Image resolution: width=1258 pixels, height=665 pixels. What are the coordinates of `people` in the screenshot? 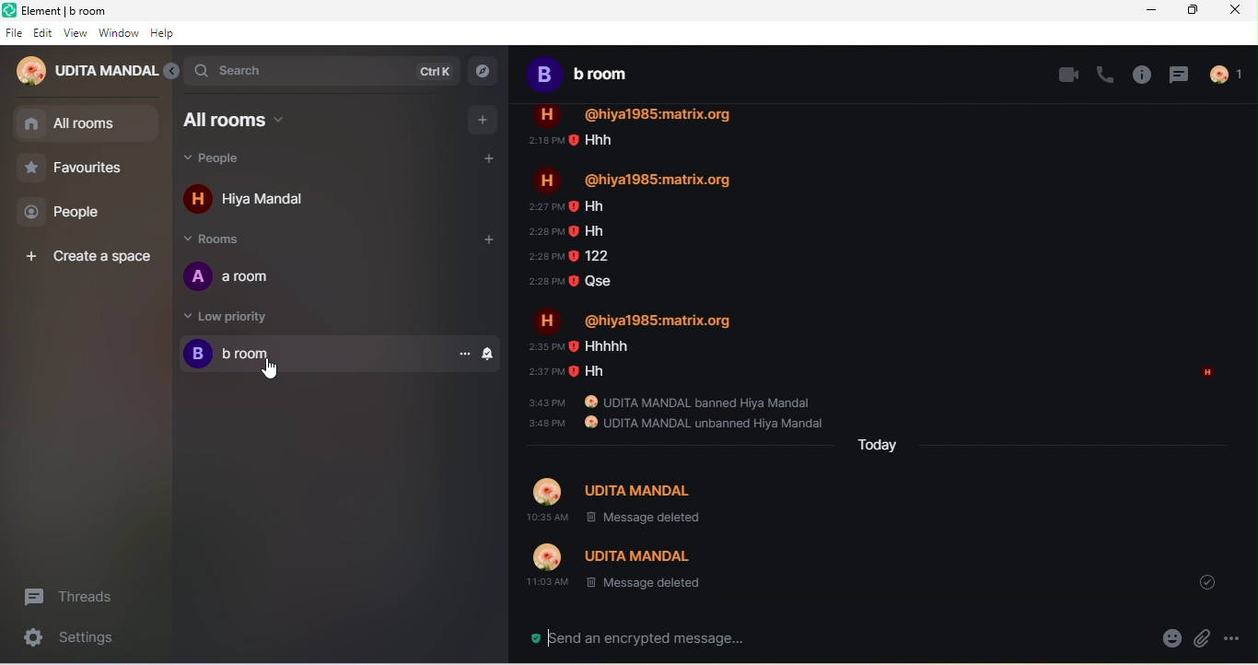 It's located at (234, 160).